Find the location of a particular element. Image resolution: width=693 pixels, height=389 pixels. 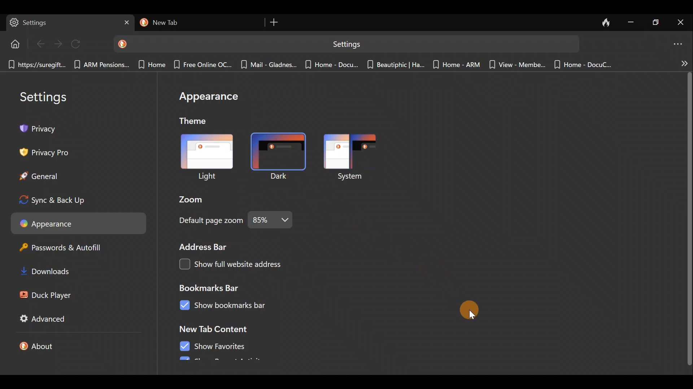

Light is located at coordinates (205, 158).